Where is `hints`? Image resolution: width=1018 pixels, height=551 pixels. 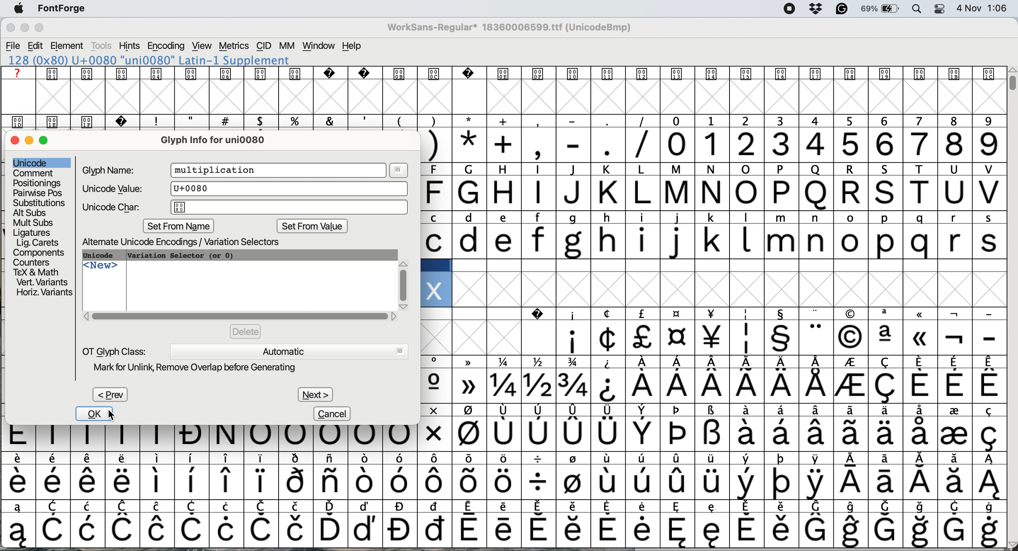
hints is located at coordinates (130, 47).